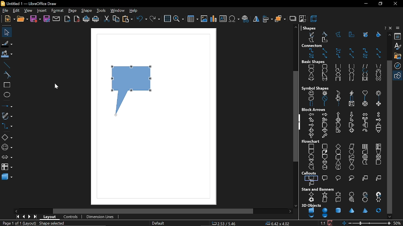 The image size is (403, 226). What do you see at coordinates (142, 19) in the screenshot?
I see `undo` at bounding box center [142, 19].